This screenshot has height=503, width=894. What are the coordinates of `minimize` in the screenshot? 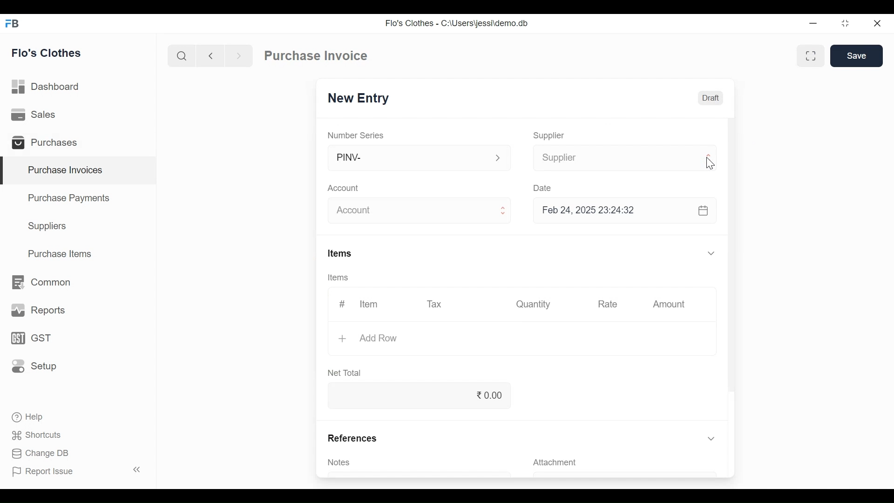 It's located at (814, 24).